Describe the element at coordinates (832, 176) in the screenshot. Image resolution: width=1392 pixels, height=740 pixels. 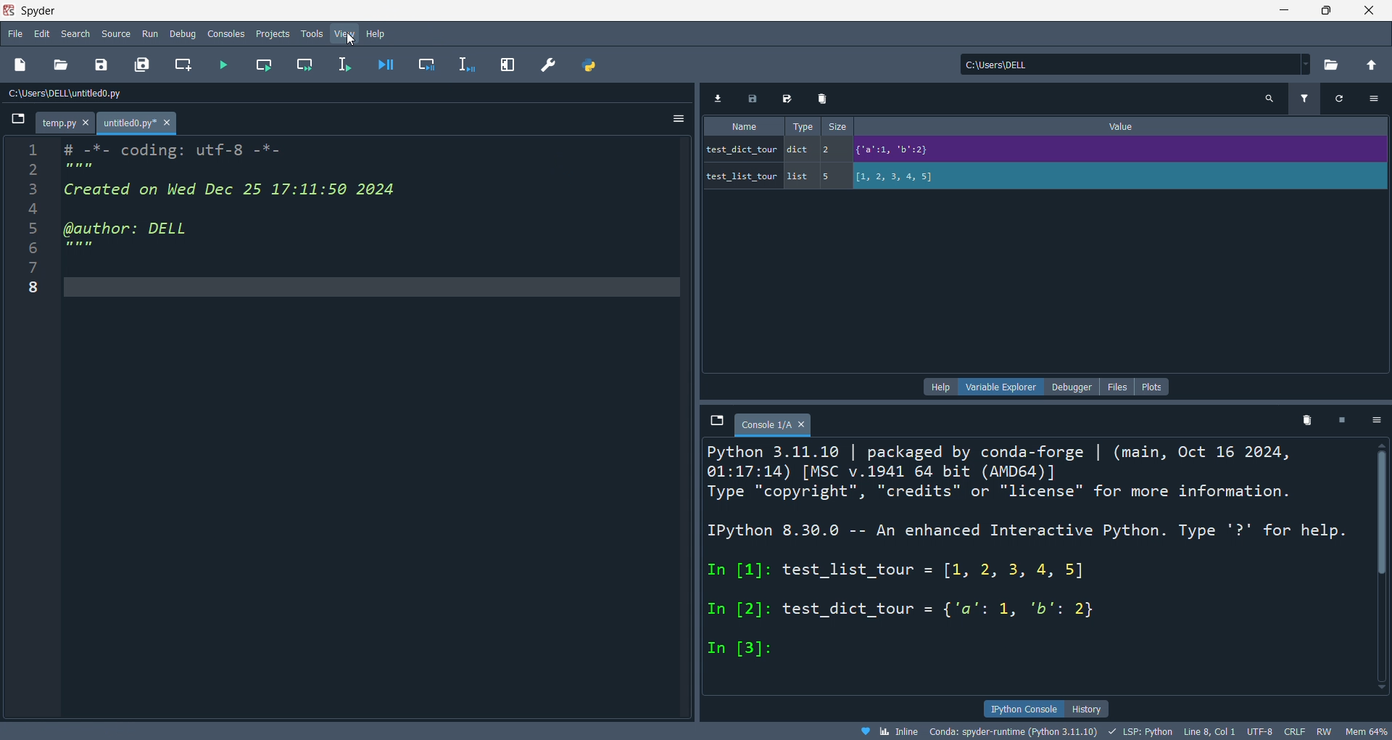
I see `5` at that location.